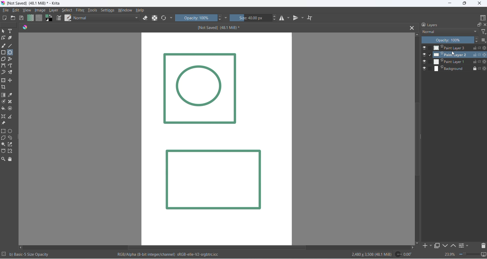 This screenshot has width=487, height=259. Describe the element at coordinates (21, 248) in the screenshot. I see `move left` at that location.